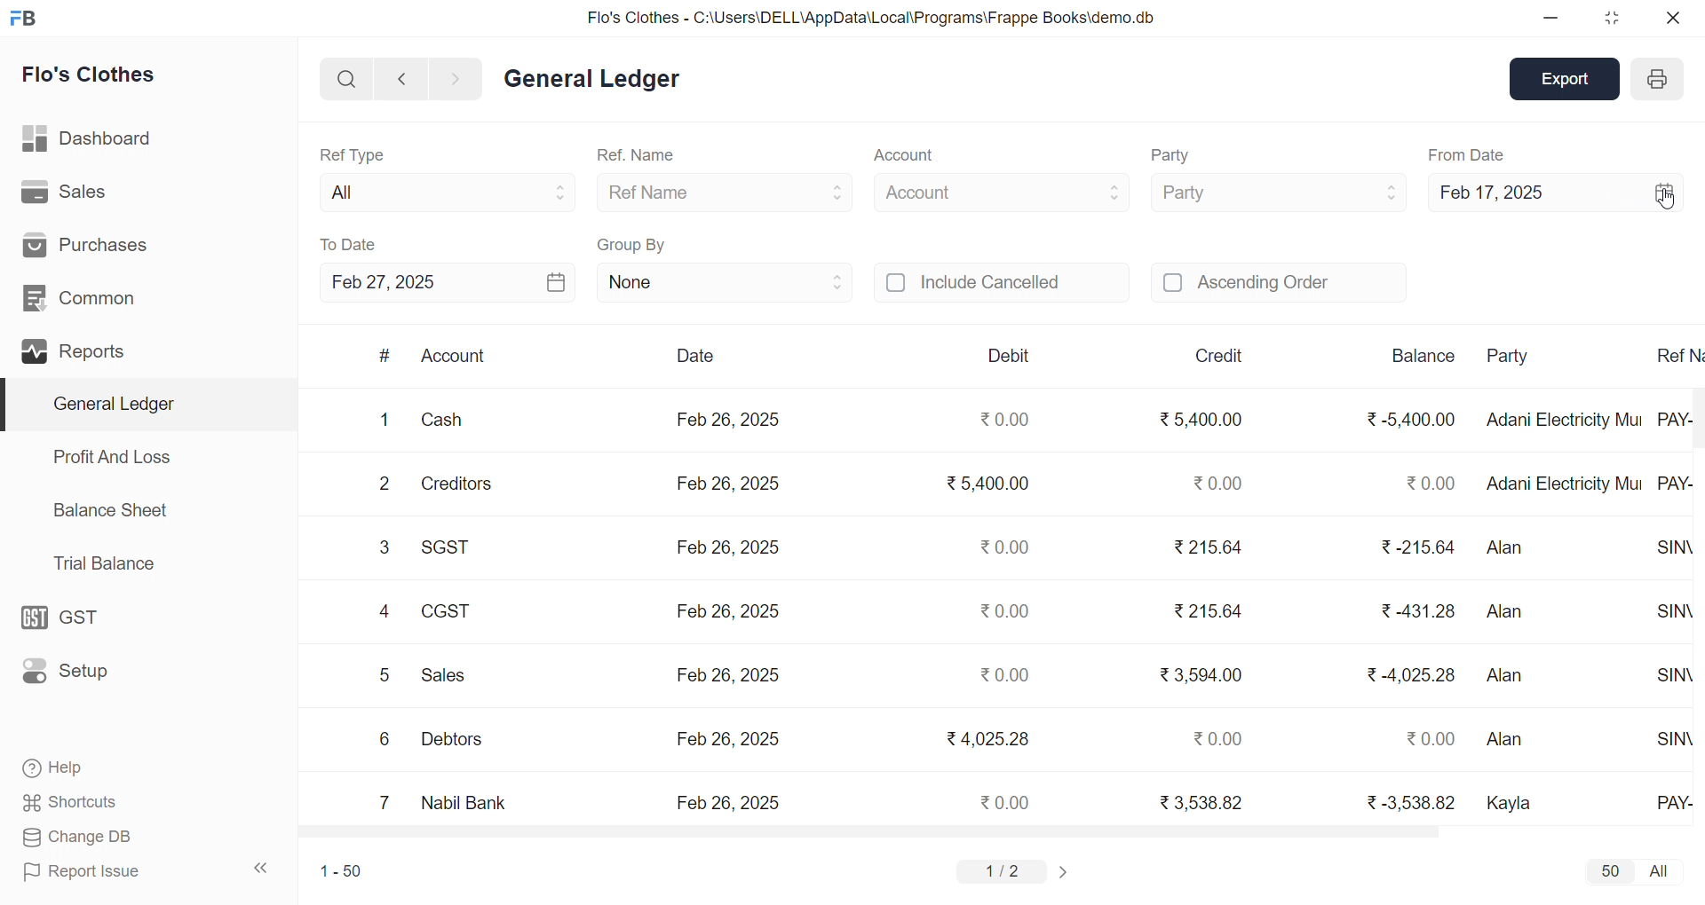  What do you see at coordinates (987, 738) in the screenshot?
I see `₹4,025.28` at bounding box center [987, 738].